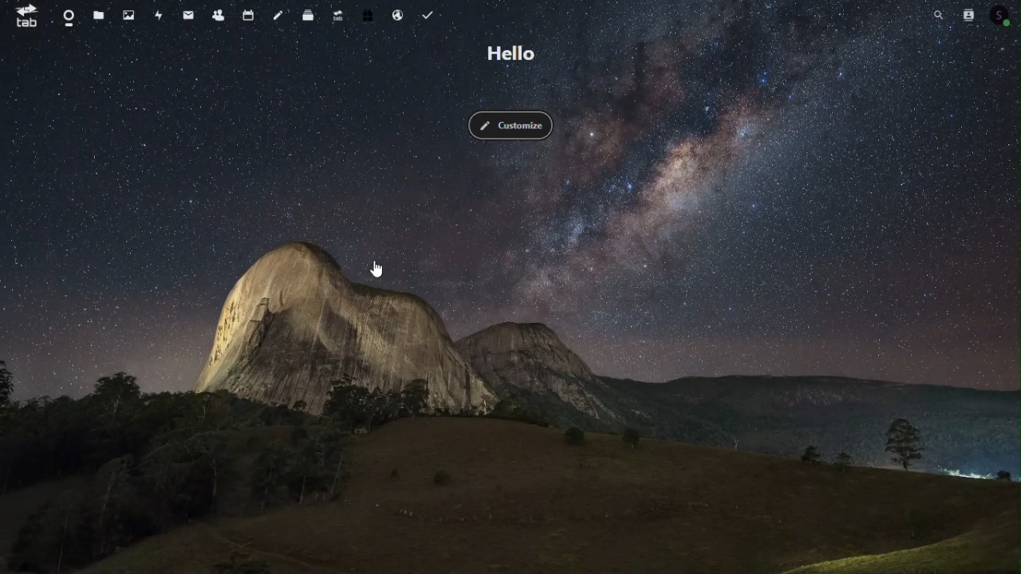 This screenshot has width=1021, height=574. What do you see at coordinates (972, 14) in the screenshot?
I see `Contacts` at bounding box center [972, 14].